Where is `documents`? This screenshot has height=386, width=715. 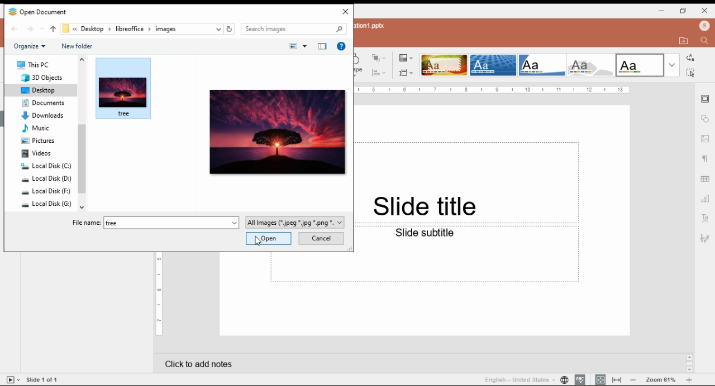 documents is located at coordinates (45, 103).